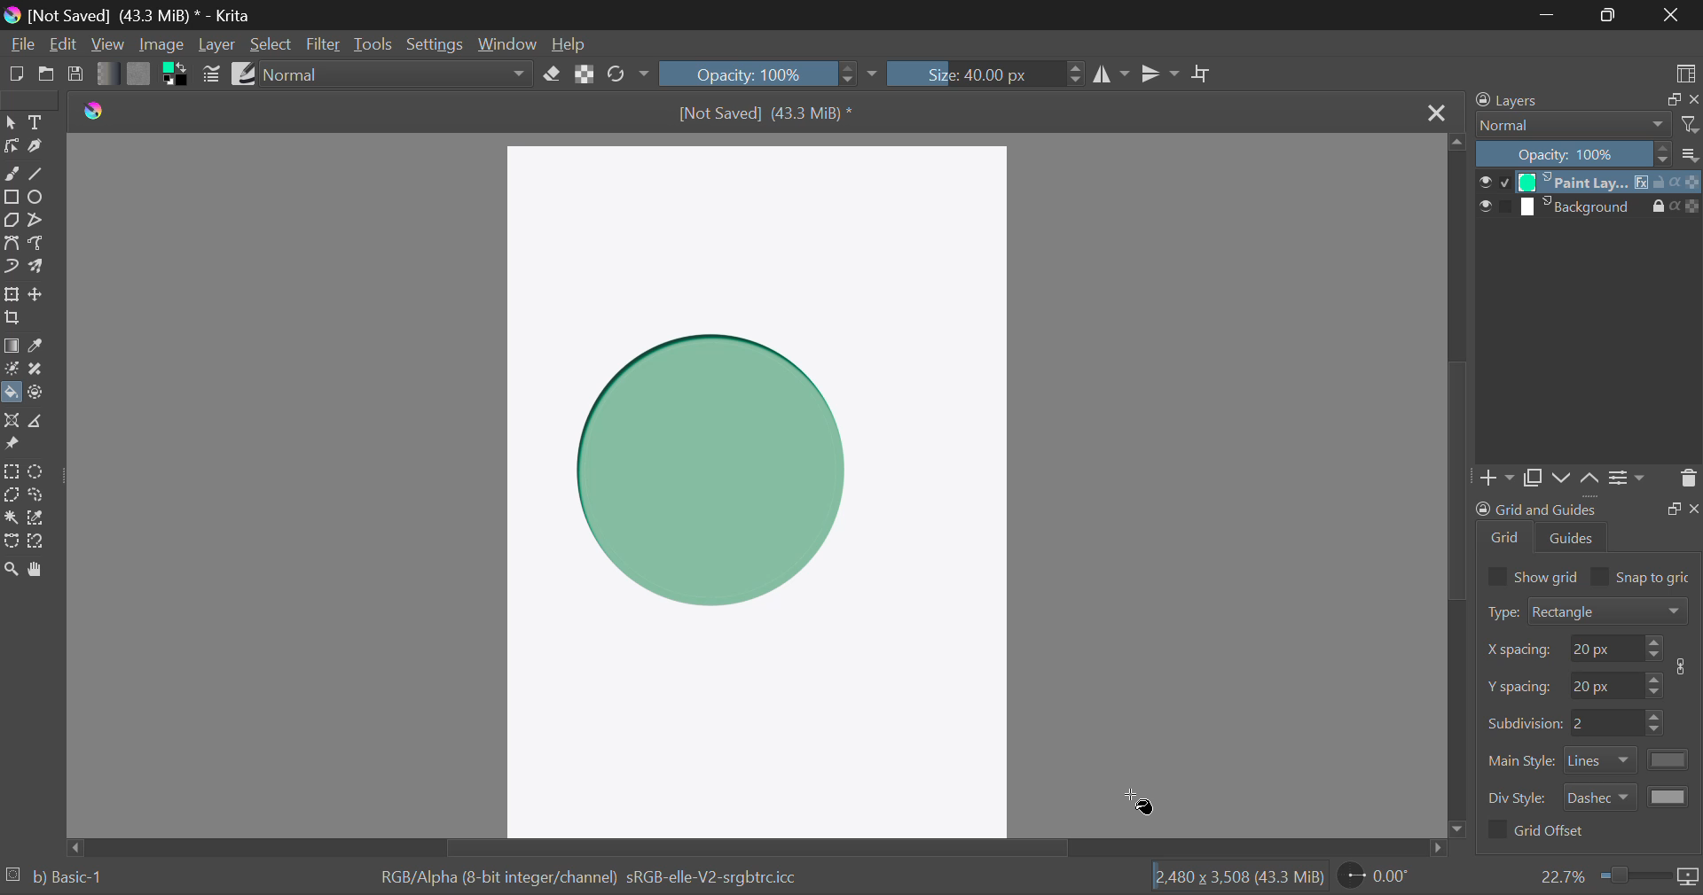 The image size is (1703, 895). Describe the element at coordinates (35, 197) in the screenshot. I see `Ellipses Selected ` at that location.